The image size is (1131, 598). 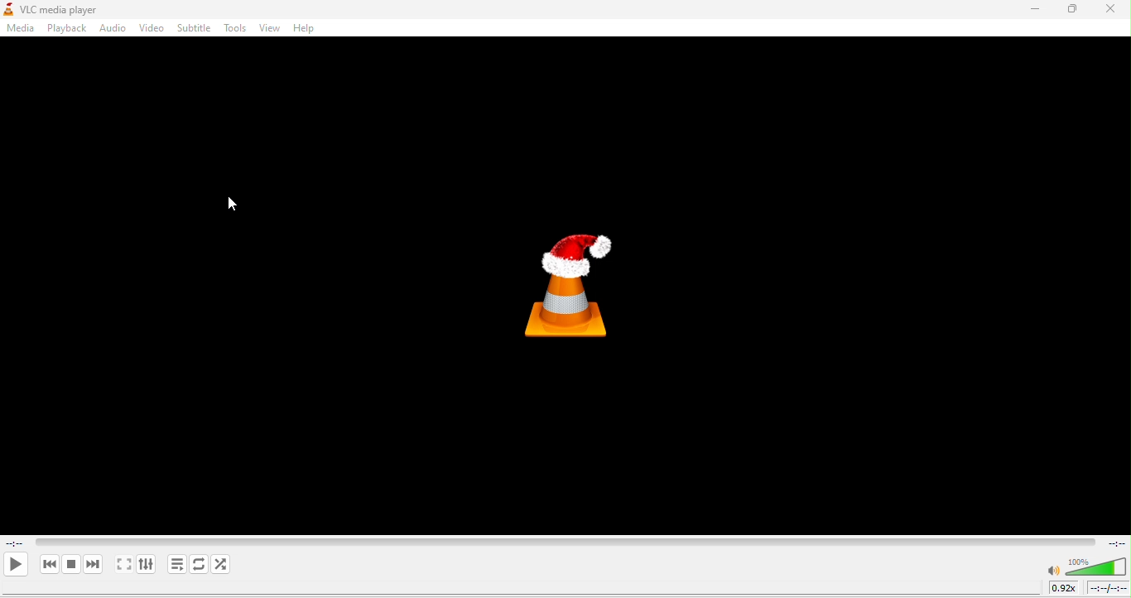 I want to click on play, so click(x=15, y=564).